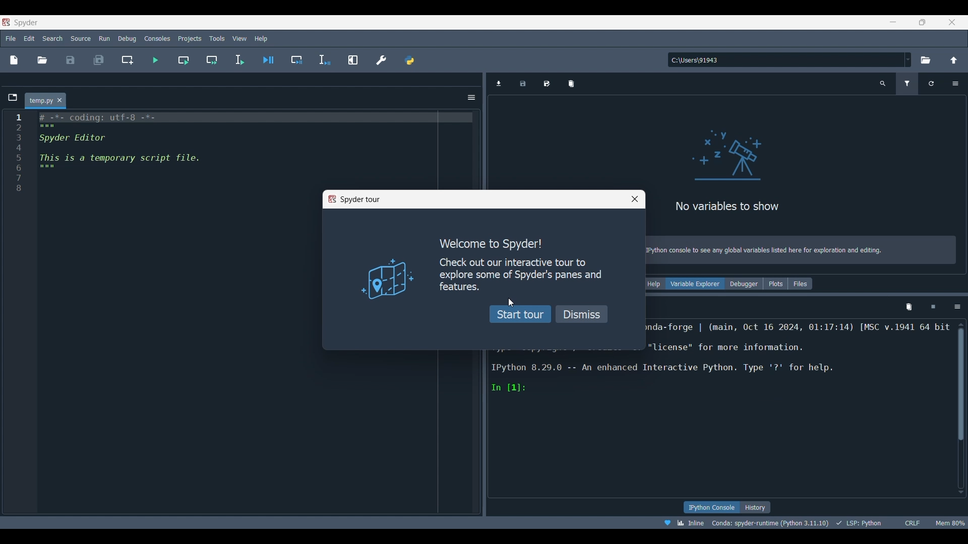 The width and height of the screenshot is (968, 544). What do you see at coordinates (773, 284) in the screenshot?
I see `plots` at bounding box center [773, 284].